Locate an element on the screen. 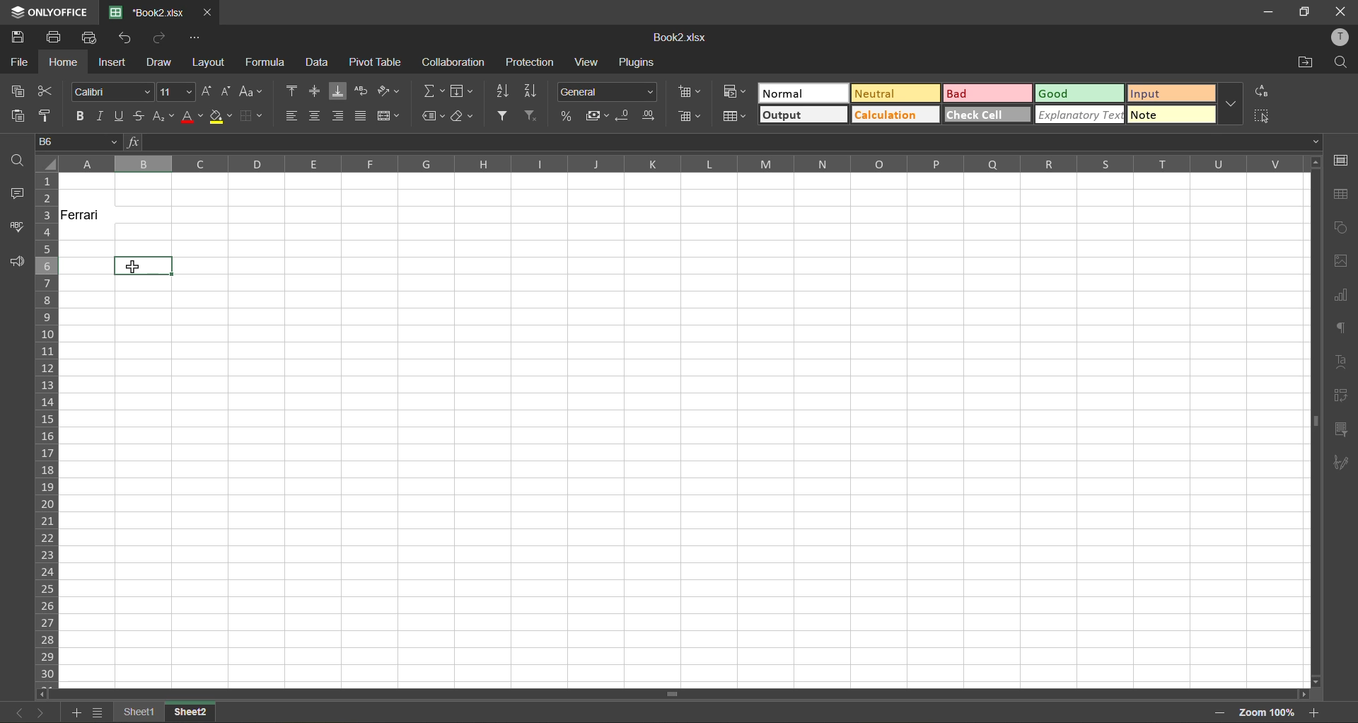 This screenshot has width=1358, height=723. file name is located at coordinates (677, 37).